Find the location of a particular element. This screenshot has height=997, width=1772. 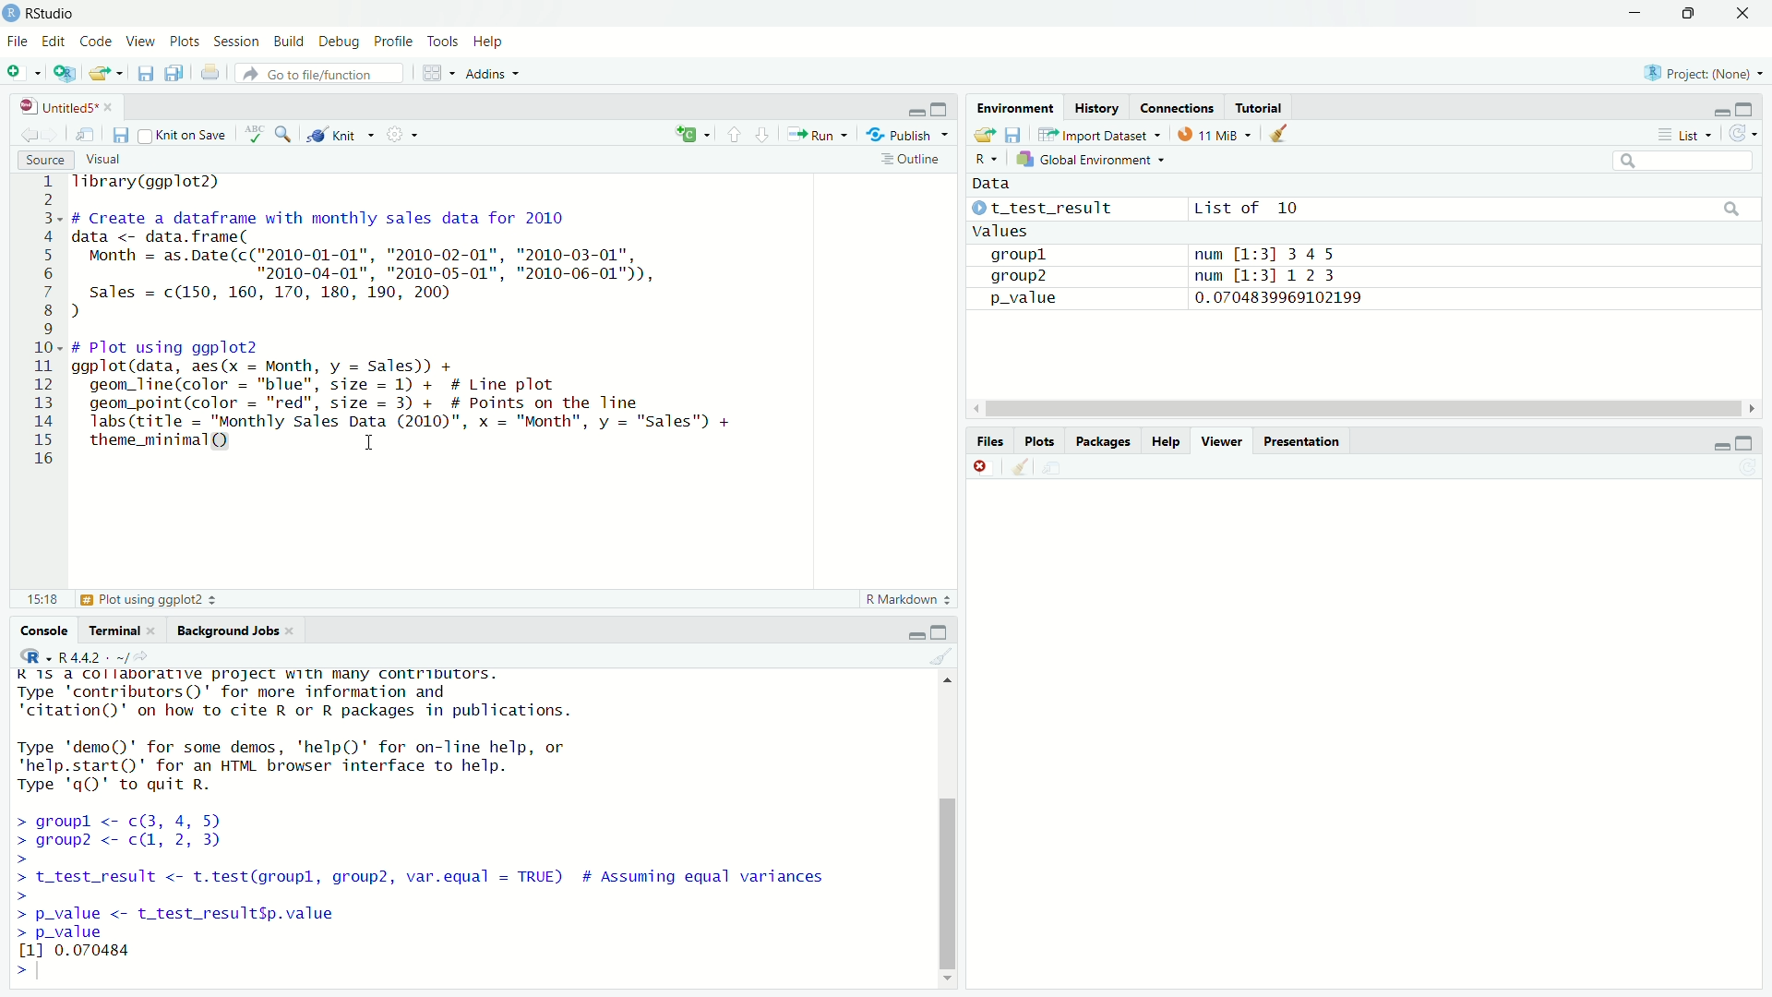

minimise is located at coordinates (1636, 14).